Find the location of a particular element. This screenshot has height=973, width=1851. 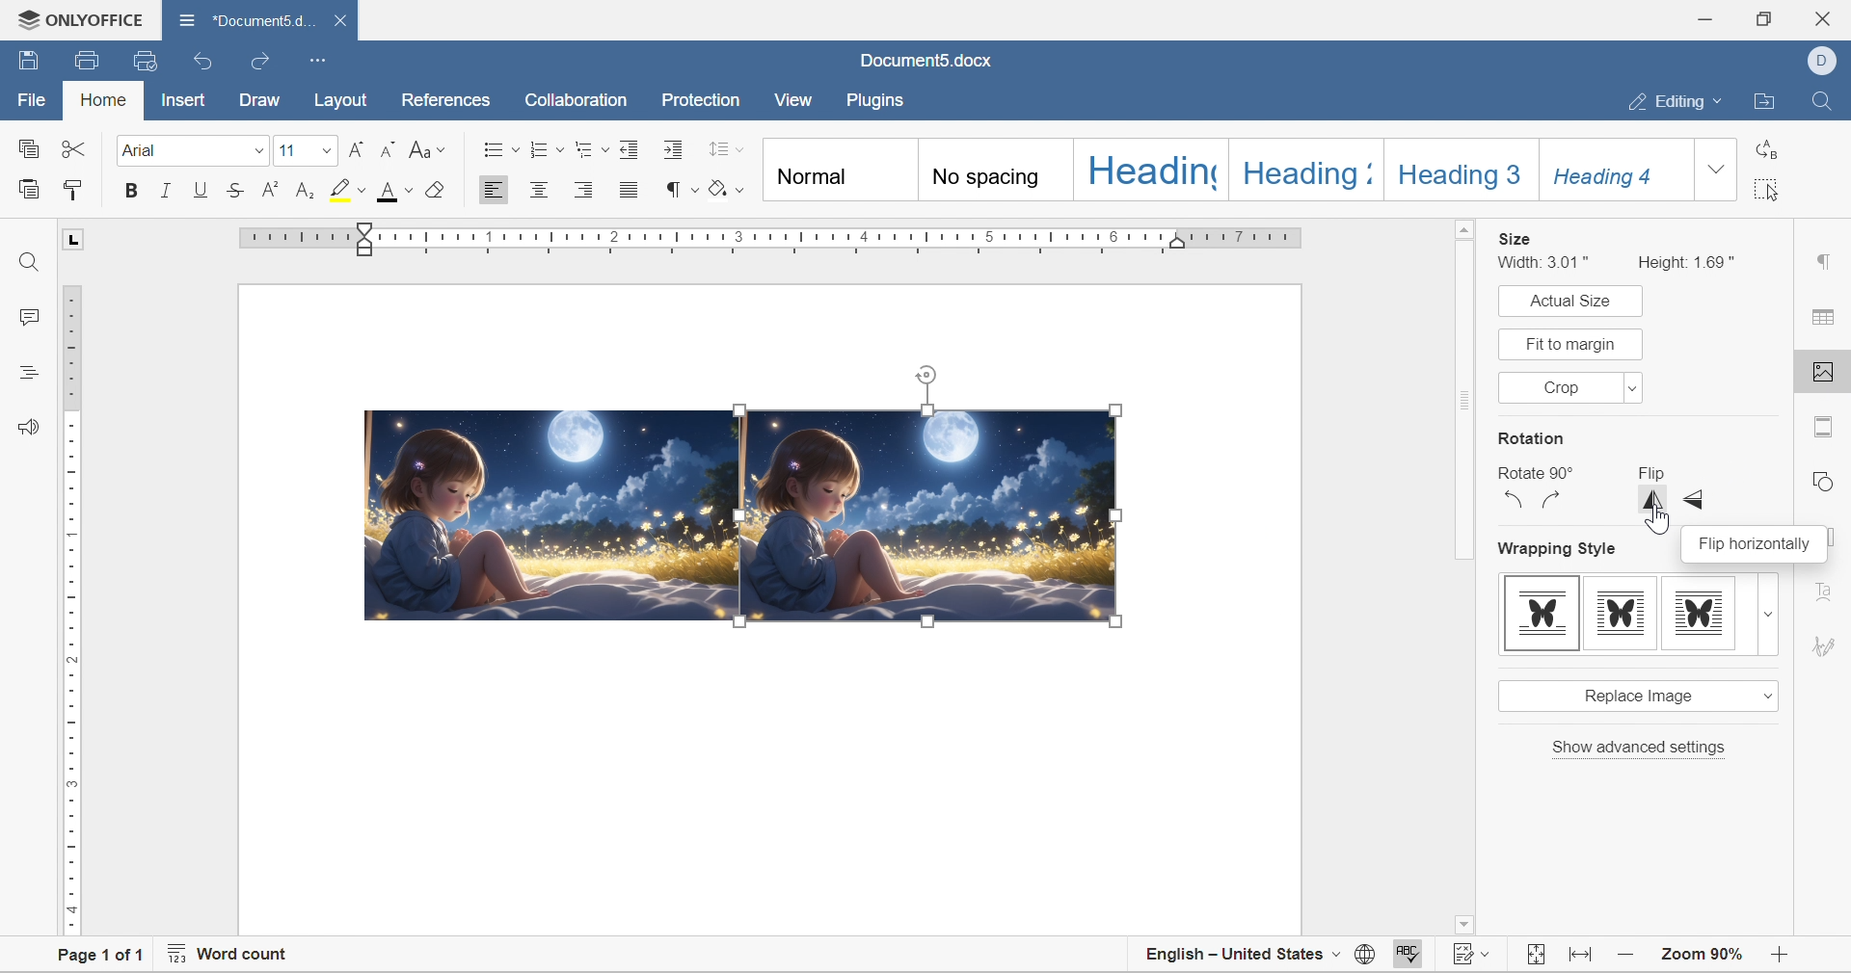

flip horizontally is located at coordinates (1696, 499).